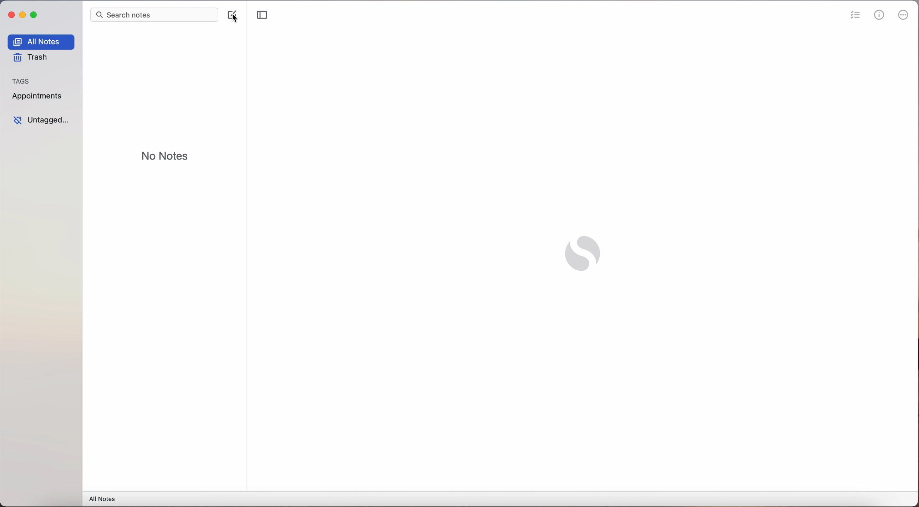 The height and width of the screenshot is (507, 919). I want to click on trash, so click(34, 57).